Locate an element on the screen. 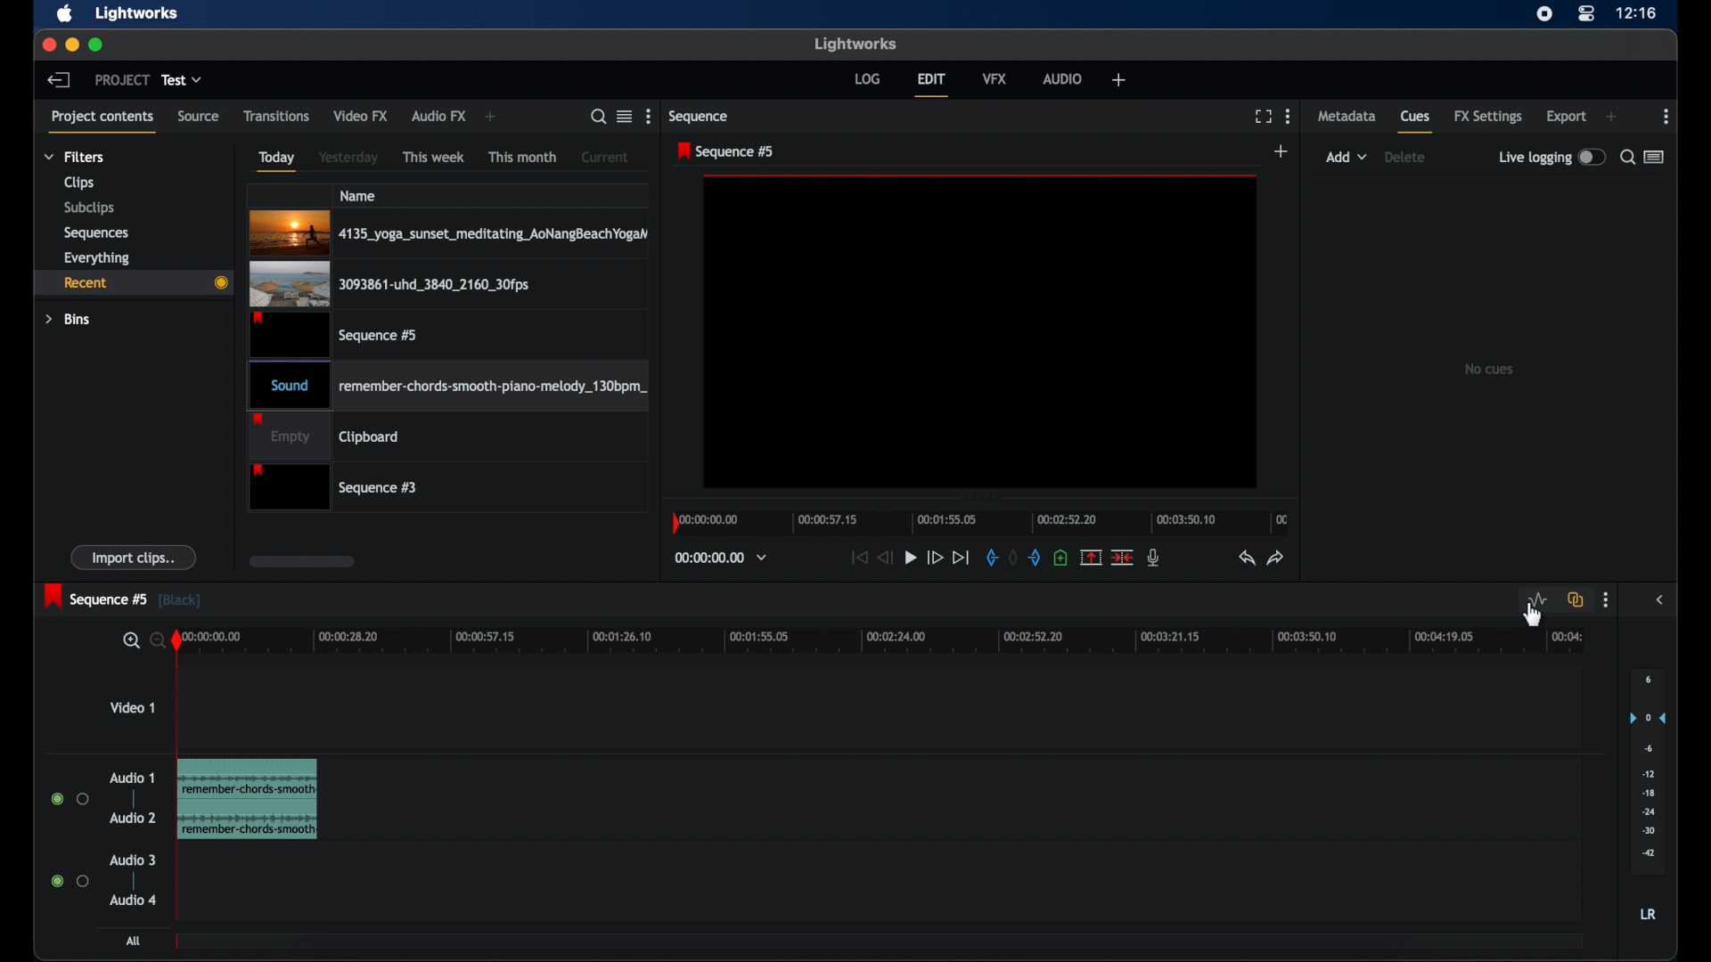  current is located at coordinates (605, 157).